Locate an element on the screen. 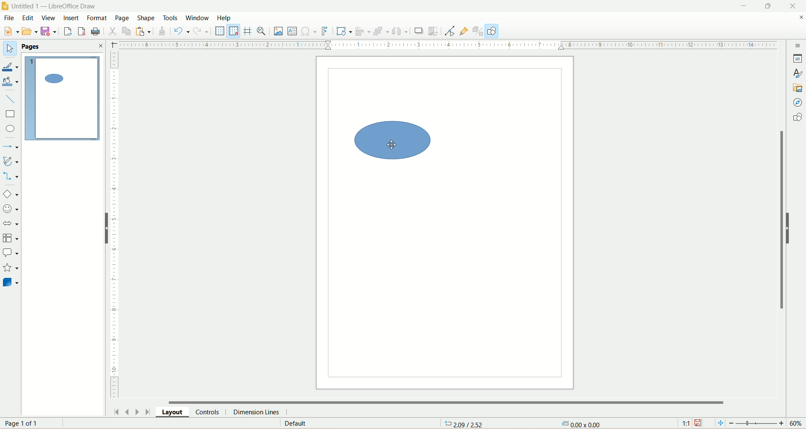 This screenshot has width=806, height=429. arrange is located at coordinates (381, 32).